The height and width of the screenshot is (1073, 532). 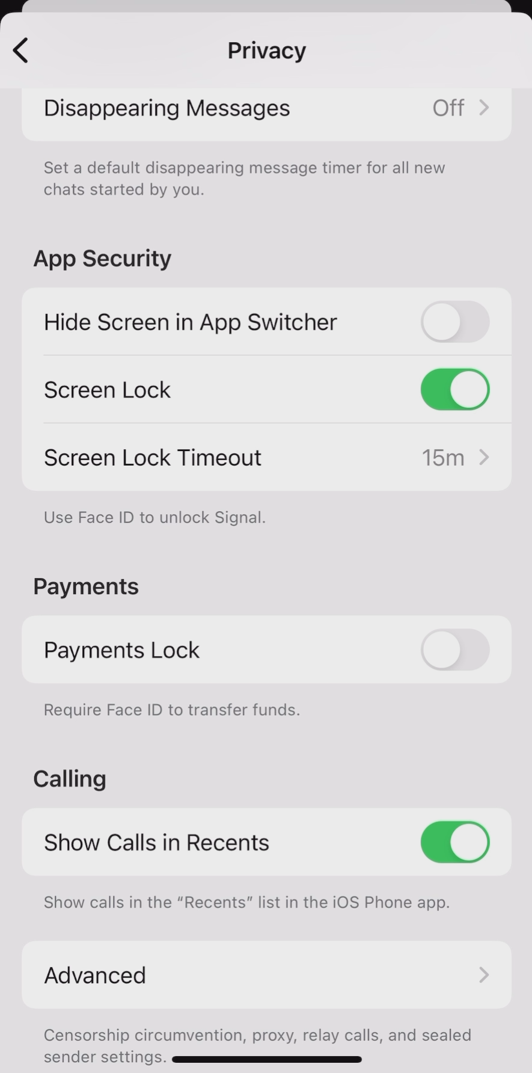 I want to click on information text, so click(x=243, y=903).